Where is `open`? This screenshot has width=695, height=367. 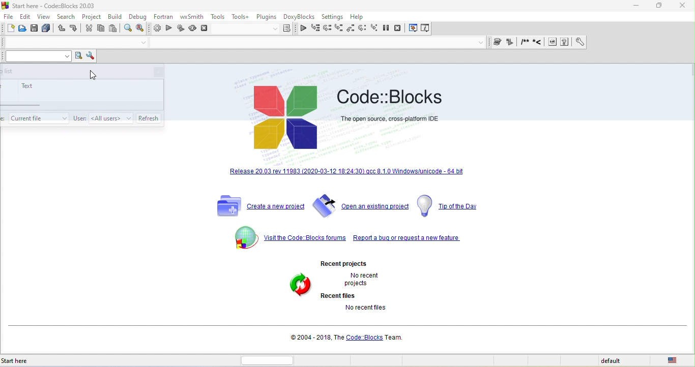 open is located at coordinates (23, 28).